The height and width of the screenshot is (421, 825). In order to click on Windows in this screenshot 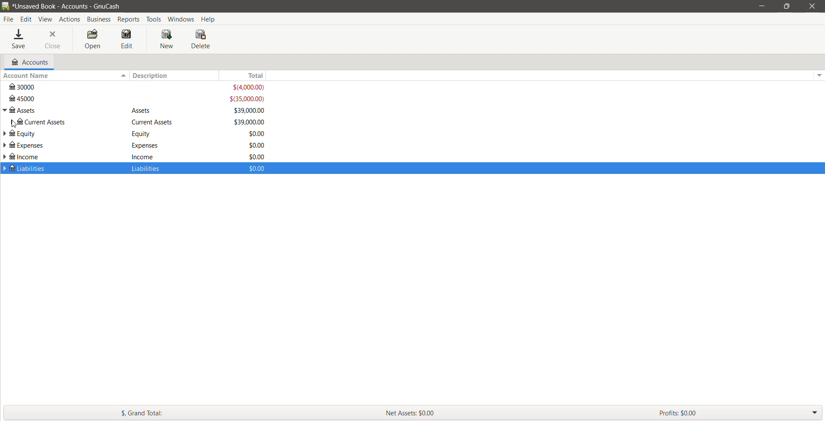, I will do `click(182, 19)`.